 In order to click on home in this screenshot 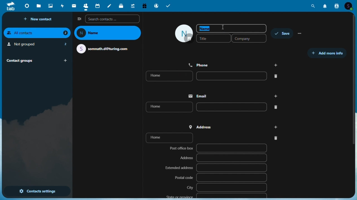, I will do `click(211, 107)`.